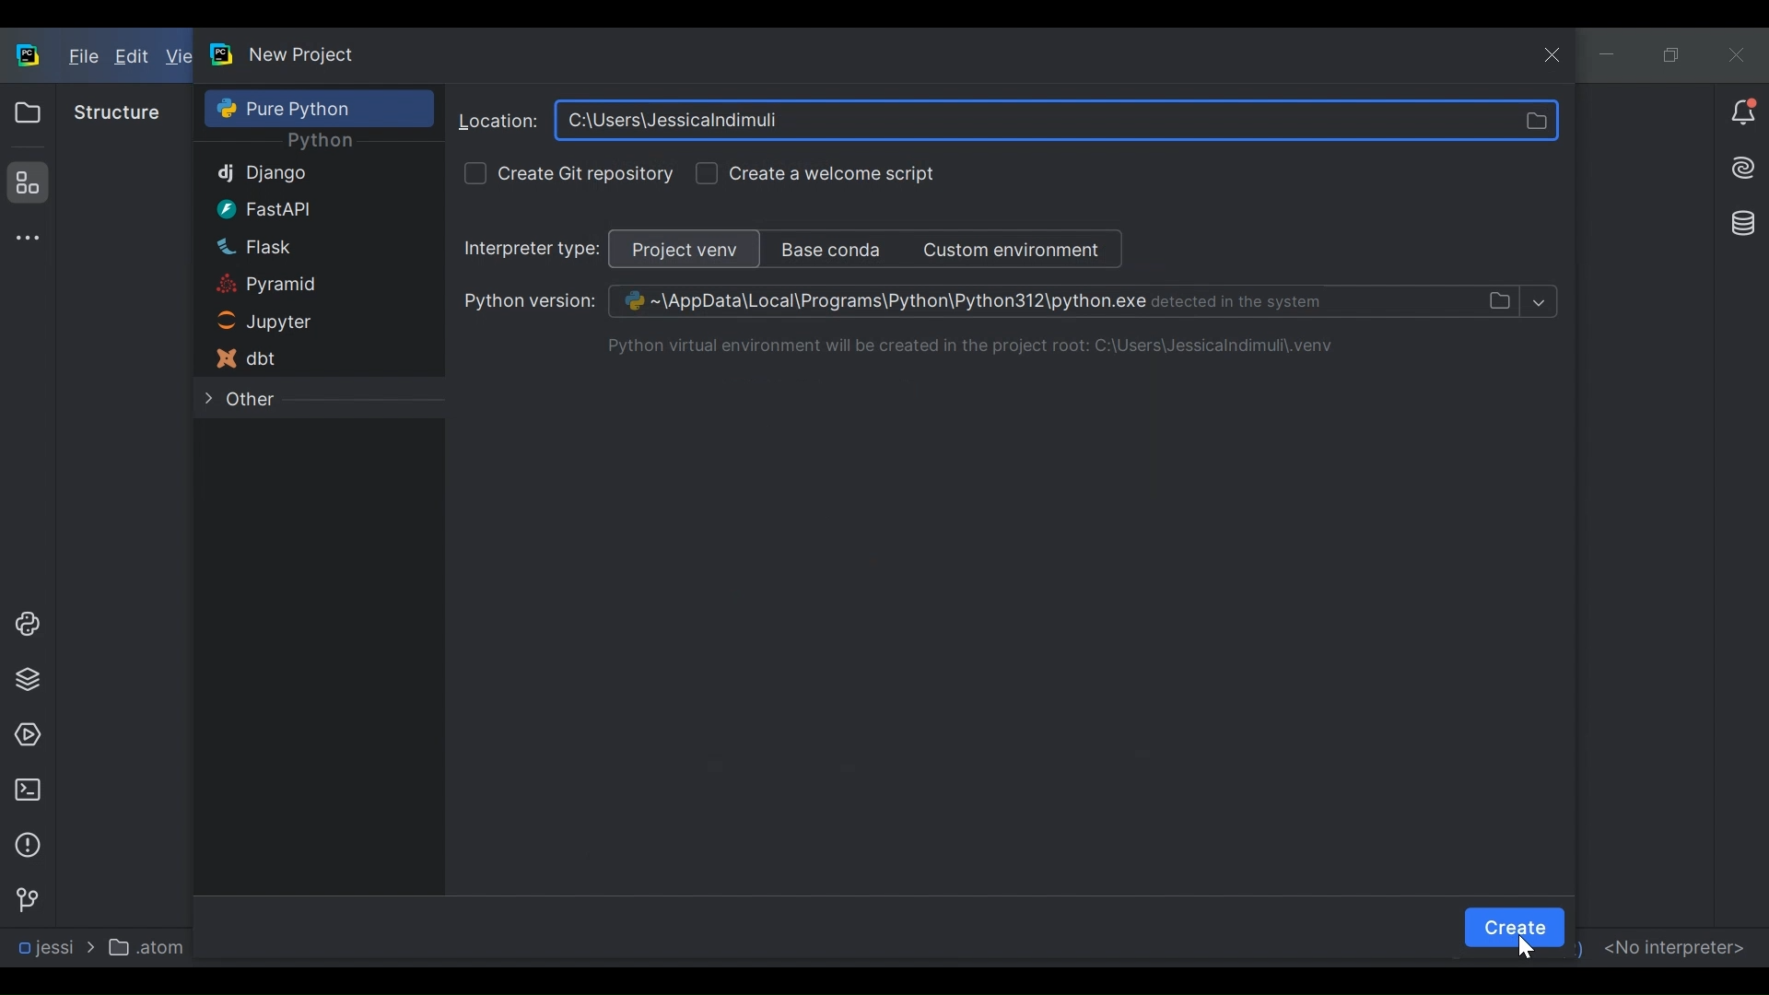 Image resolution: width=1769 pixels, height=995 pixels. What do you see at coordinates (27, 736) in the screenshot?
I see `Services` at bounding box center [27, 736].